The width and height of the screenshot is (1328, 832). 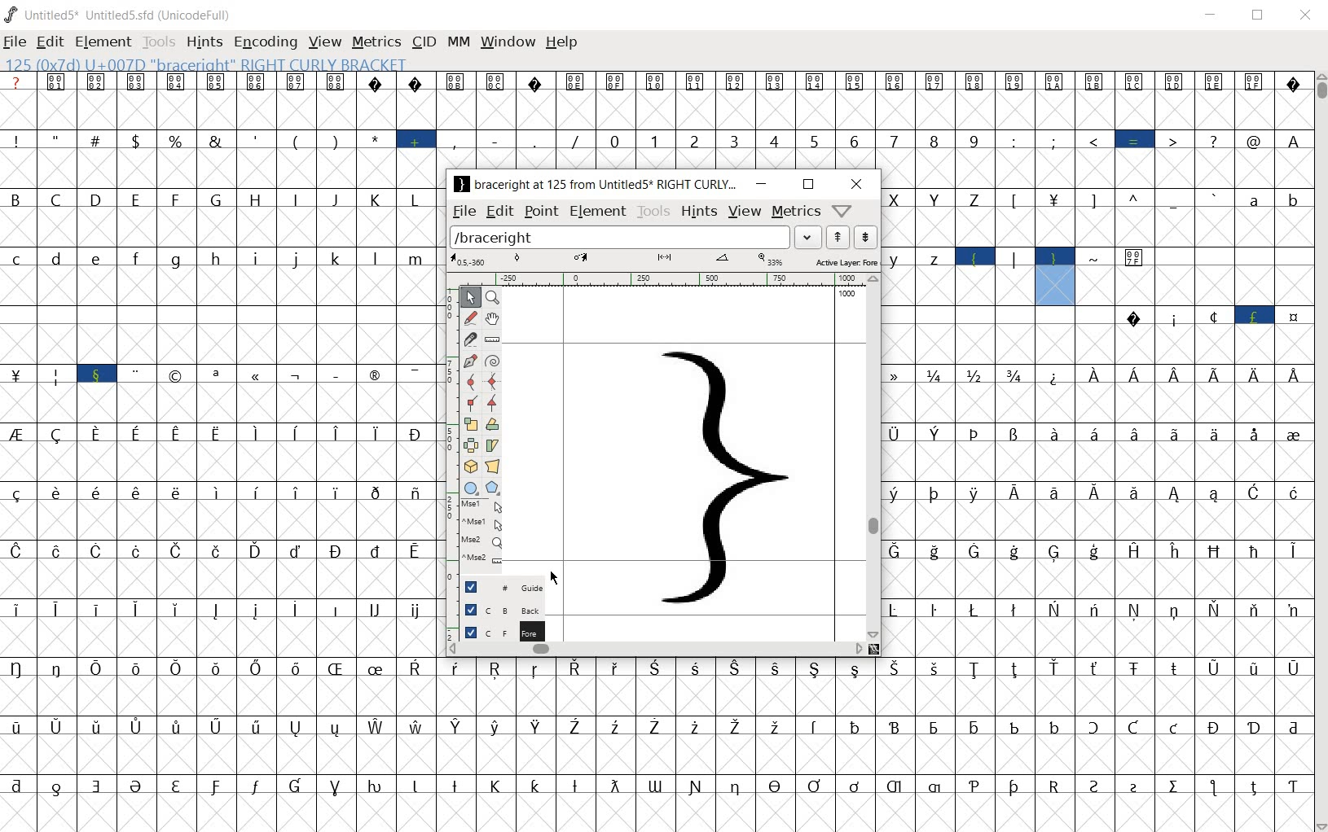 I want to click on background, so click(x=495, y=607).